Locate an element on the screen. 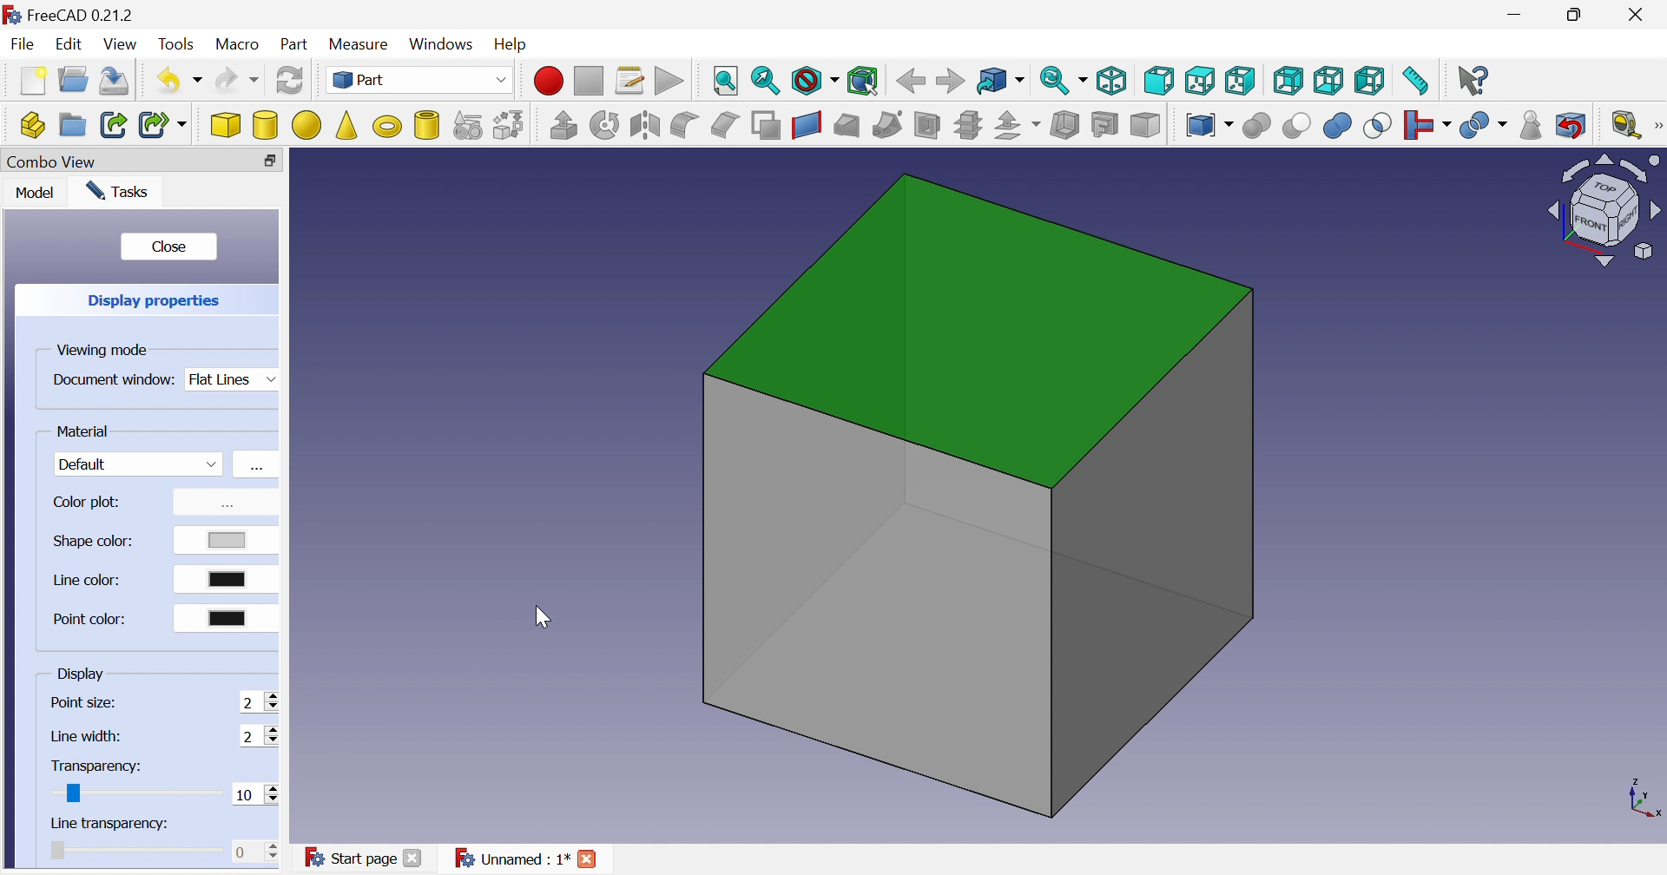 The height and width of the screenshot is (875, 1667). 0 is located at coordinates (254, 794).